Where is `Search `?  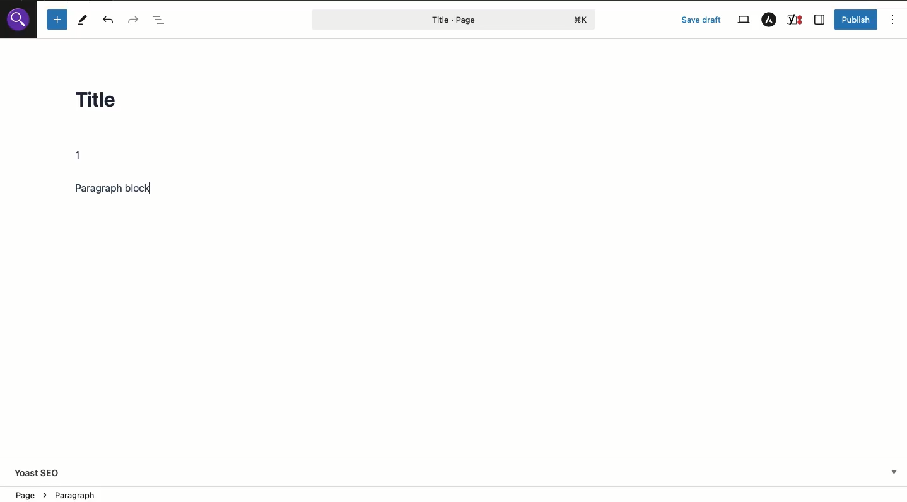
Search  is located at coordinates (18, 19).